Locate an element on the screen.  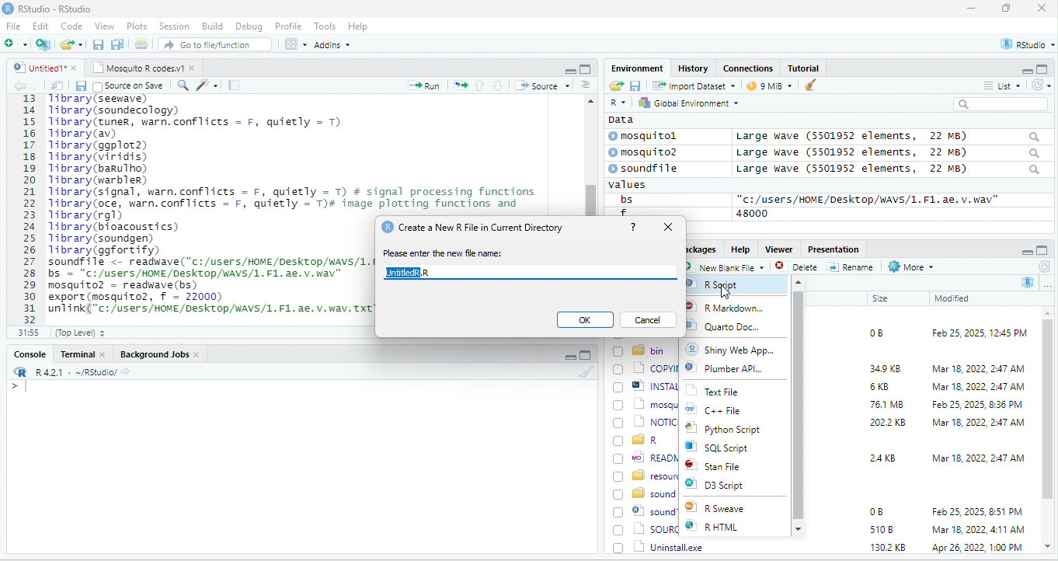
BD resources is located at coordinates (645, 474).